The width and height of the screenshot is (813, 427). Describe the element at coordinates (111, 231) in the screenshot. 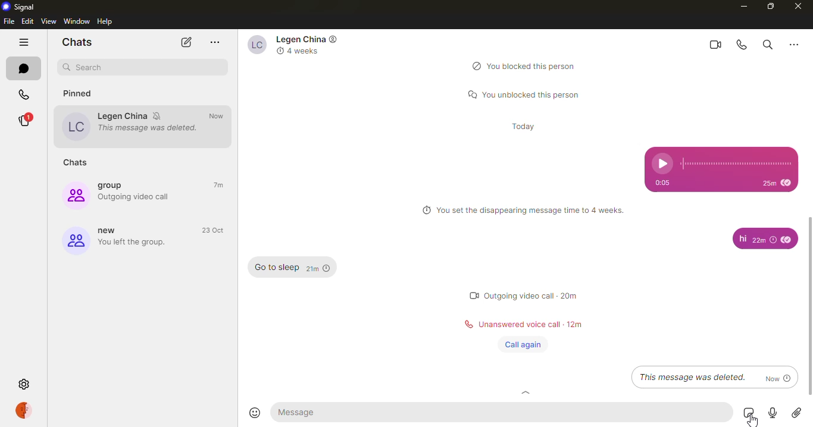

I see `new` at that location.